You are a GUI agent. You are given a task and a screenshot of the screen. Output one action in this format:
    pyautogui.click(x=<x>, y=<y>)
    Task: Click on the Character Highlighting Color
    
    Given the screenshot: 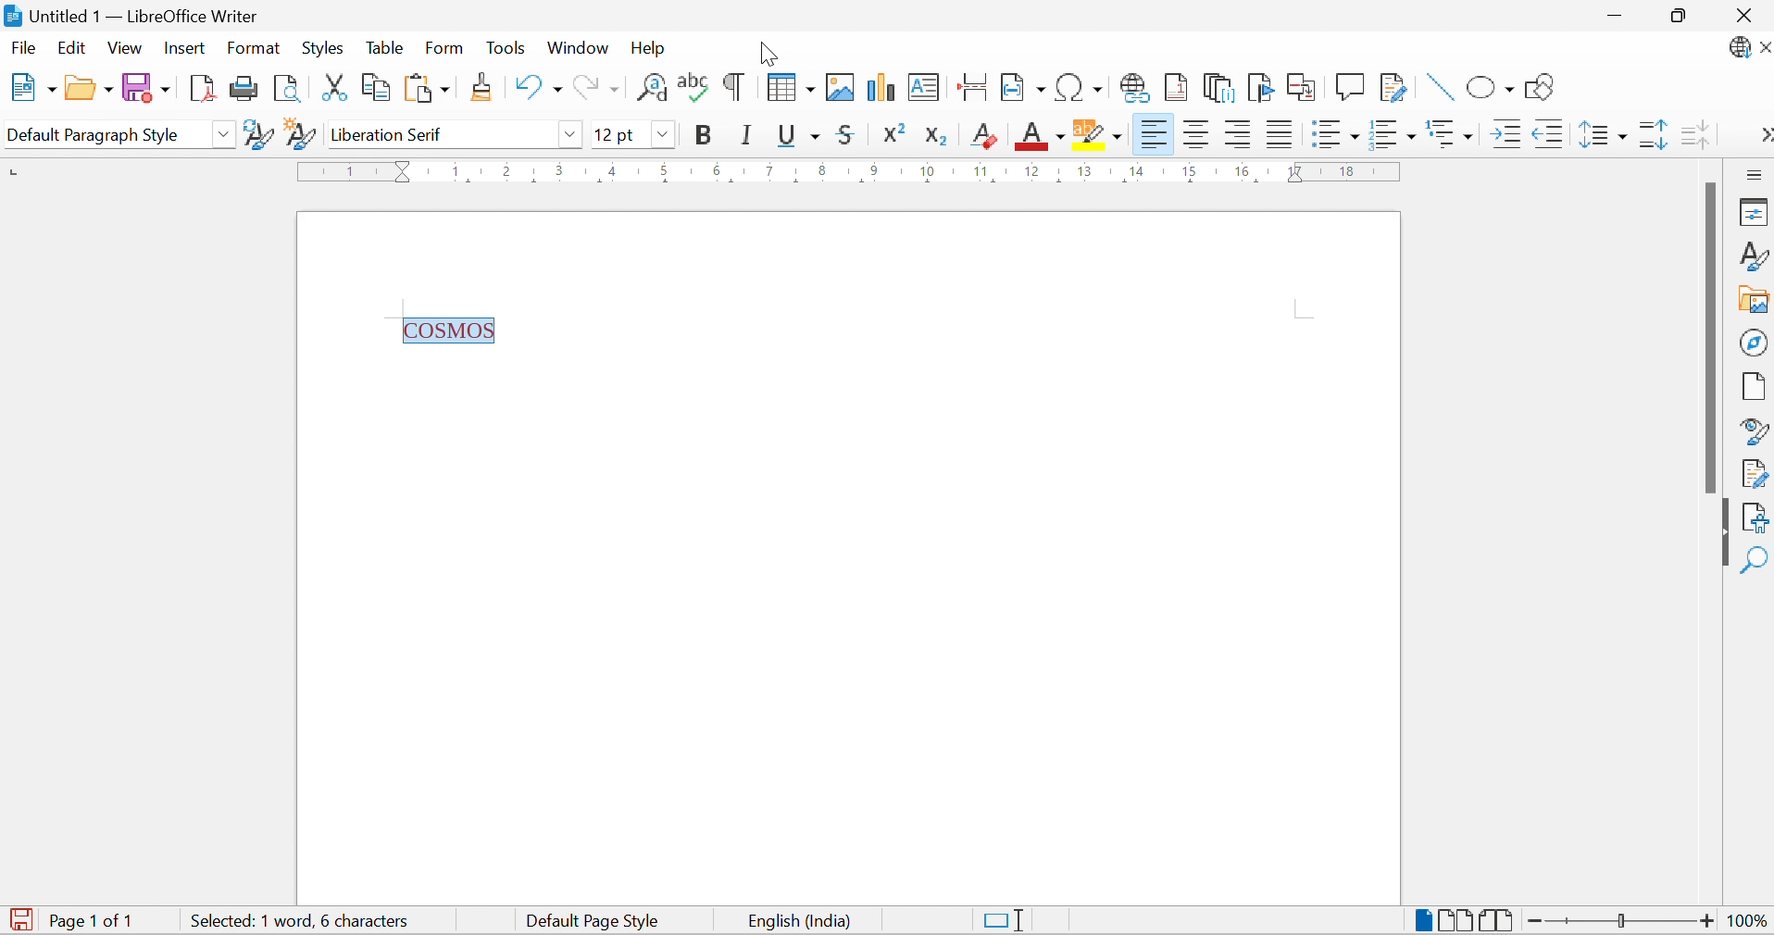 What is the action you would take?
    pyautogui.click(x=1099, y=132)
    